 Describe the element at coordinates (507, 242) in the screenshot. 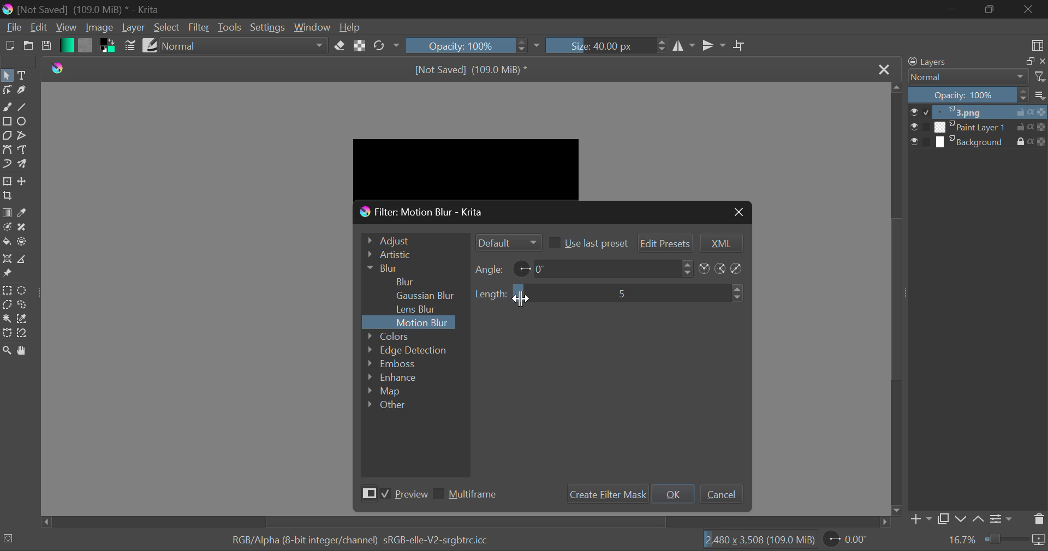

I see `Default ` at that location.